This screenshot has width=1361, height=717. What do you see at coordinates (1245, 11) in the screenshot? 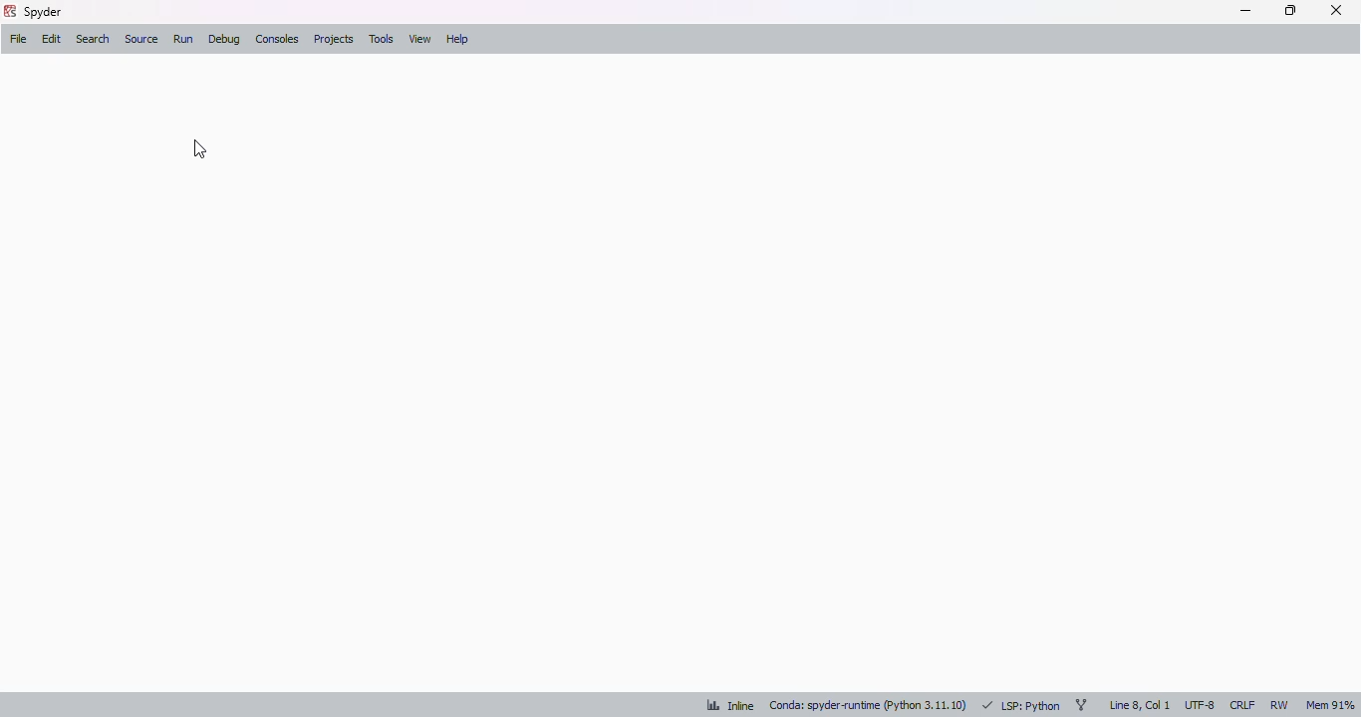
I see `minimize` at bounding box center [1245, 11].